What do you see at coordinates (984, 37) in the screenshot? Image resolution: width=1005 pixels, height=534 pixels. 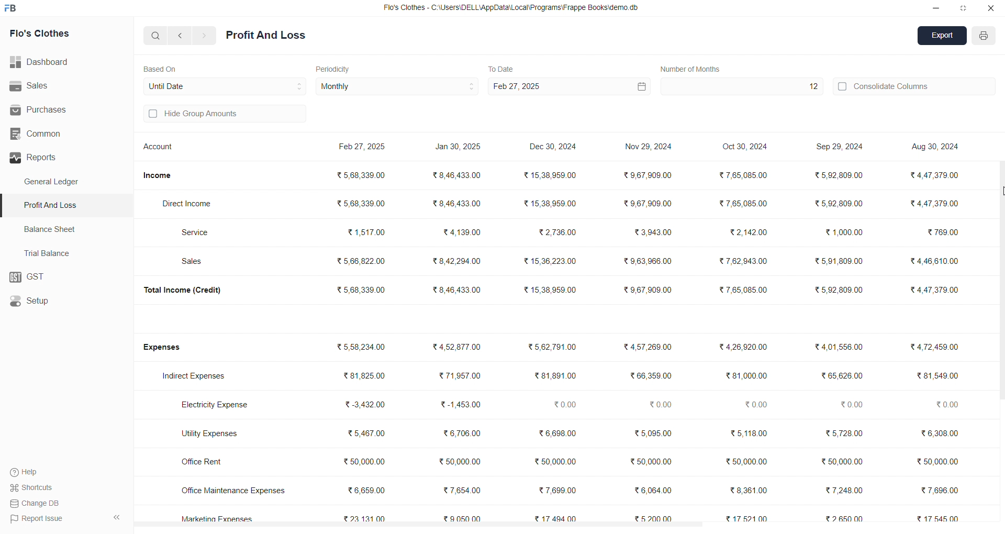 I see `PRINT` at bounding box center [984, 37].